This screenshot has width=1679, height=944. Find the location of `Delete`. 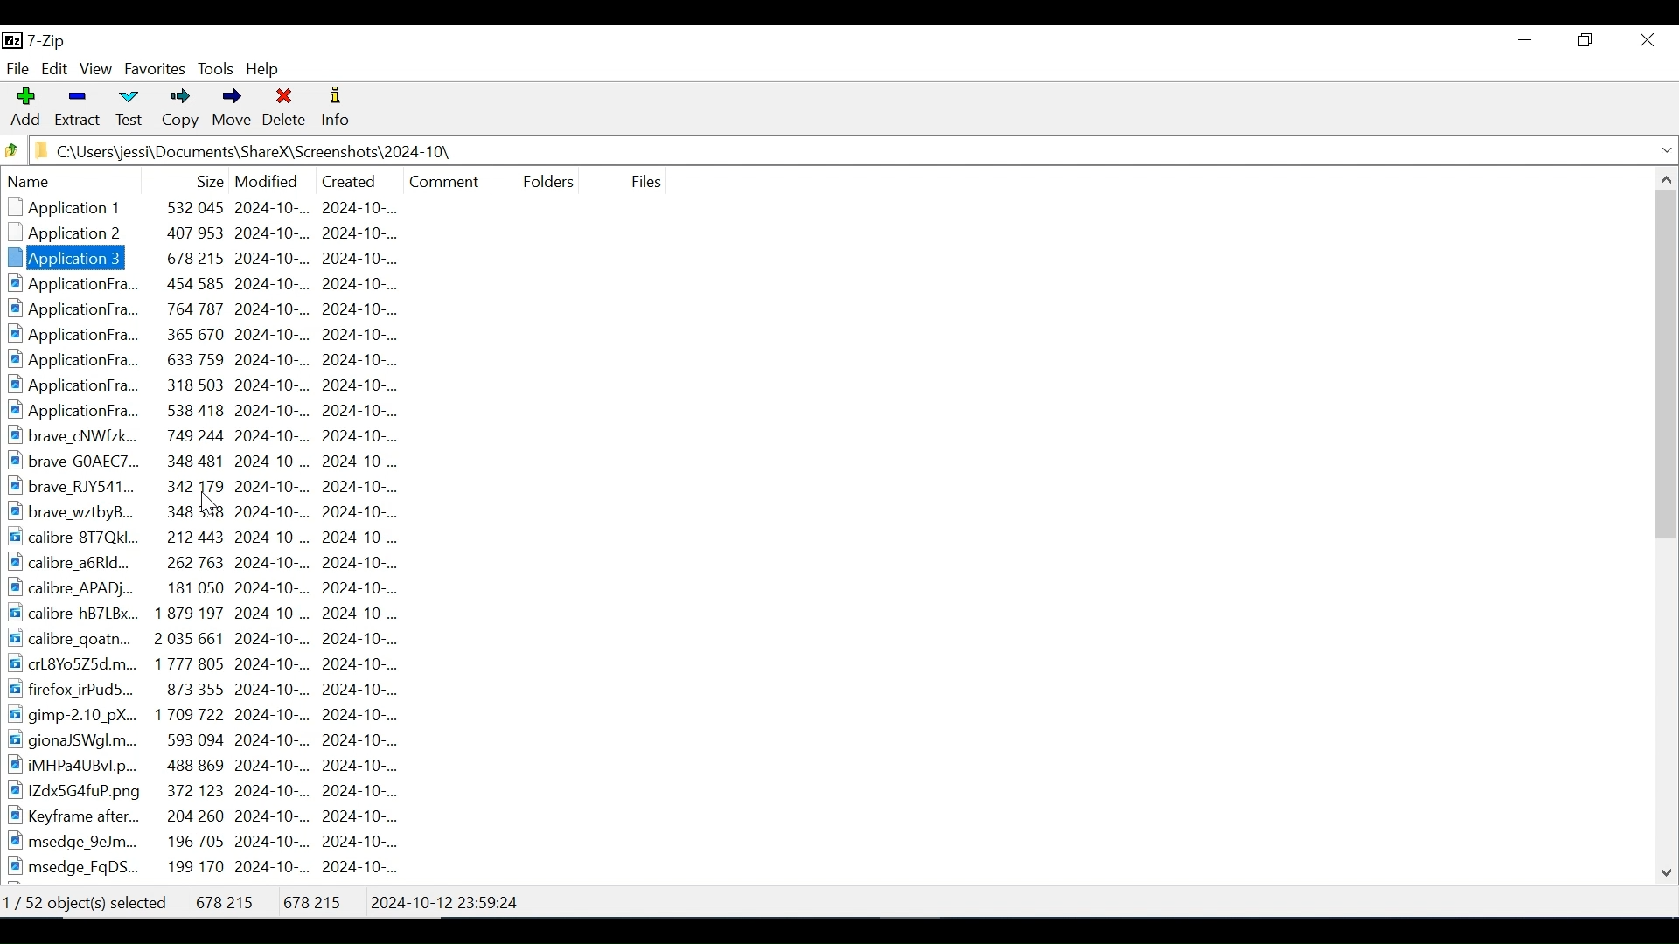

Delete is located at coordinates (285, 110).